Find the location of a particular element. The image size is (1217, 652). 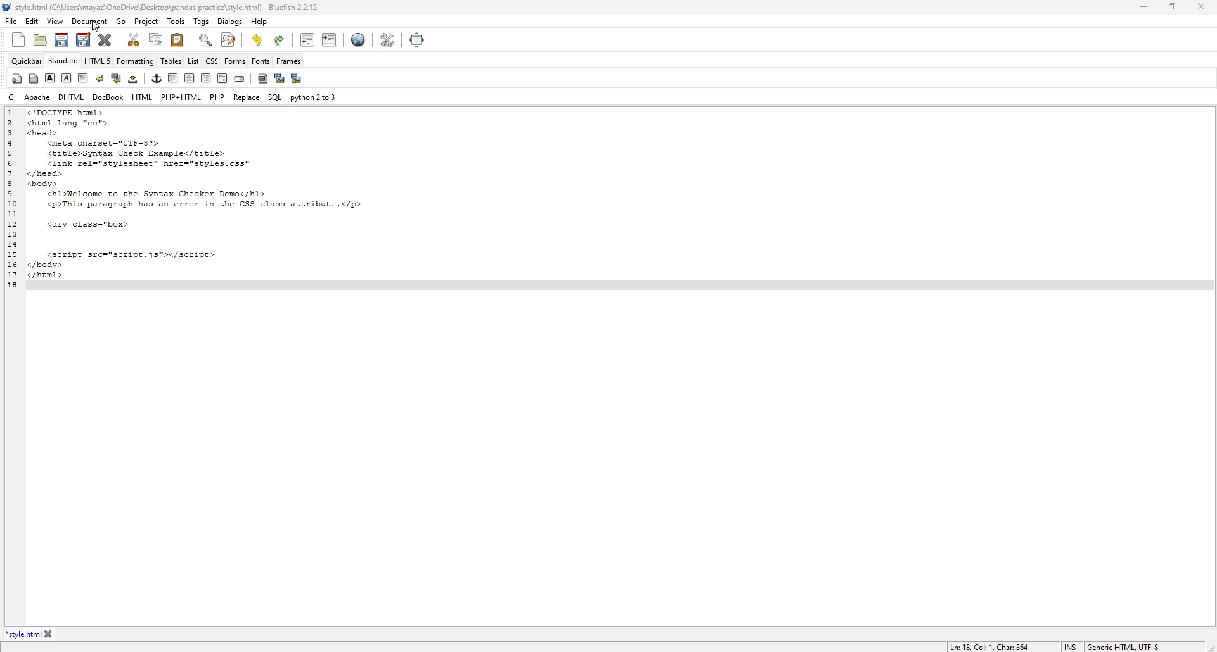

left indent is located at coordinates (173, 78).